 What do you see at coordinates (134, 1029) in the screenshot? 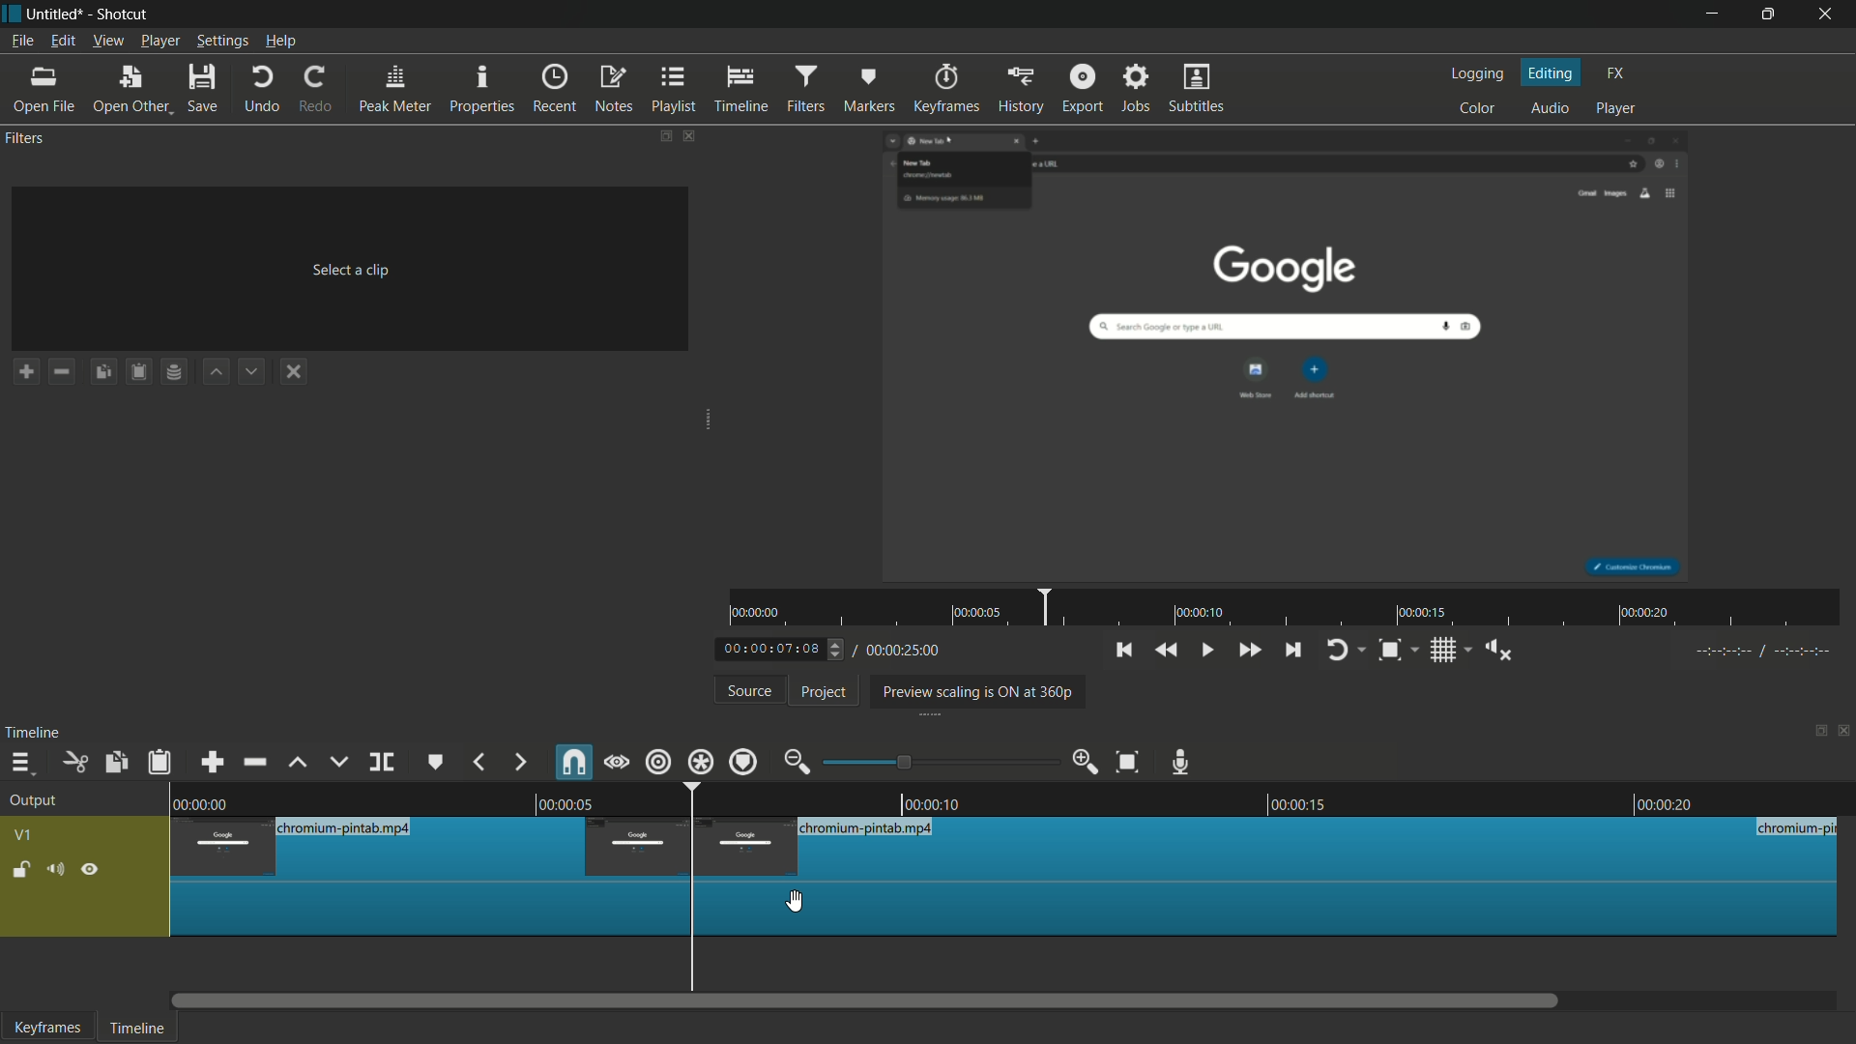
I see `timeline` at bounding box center [134, 1029].